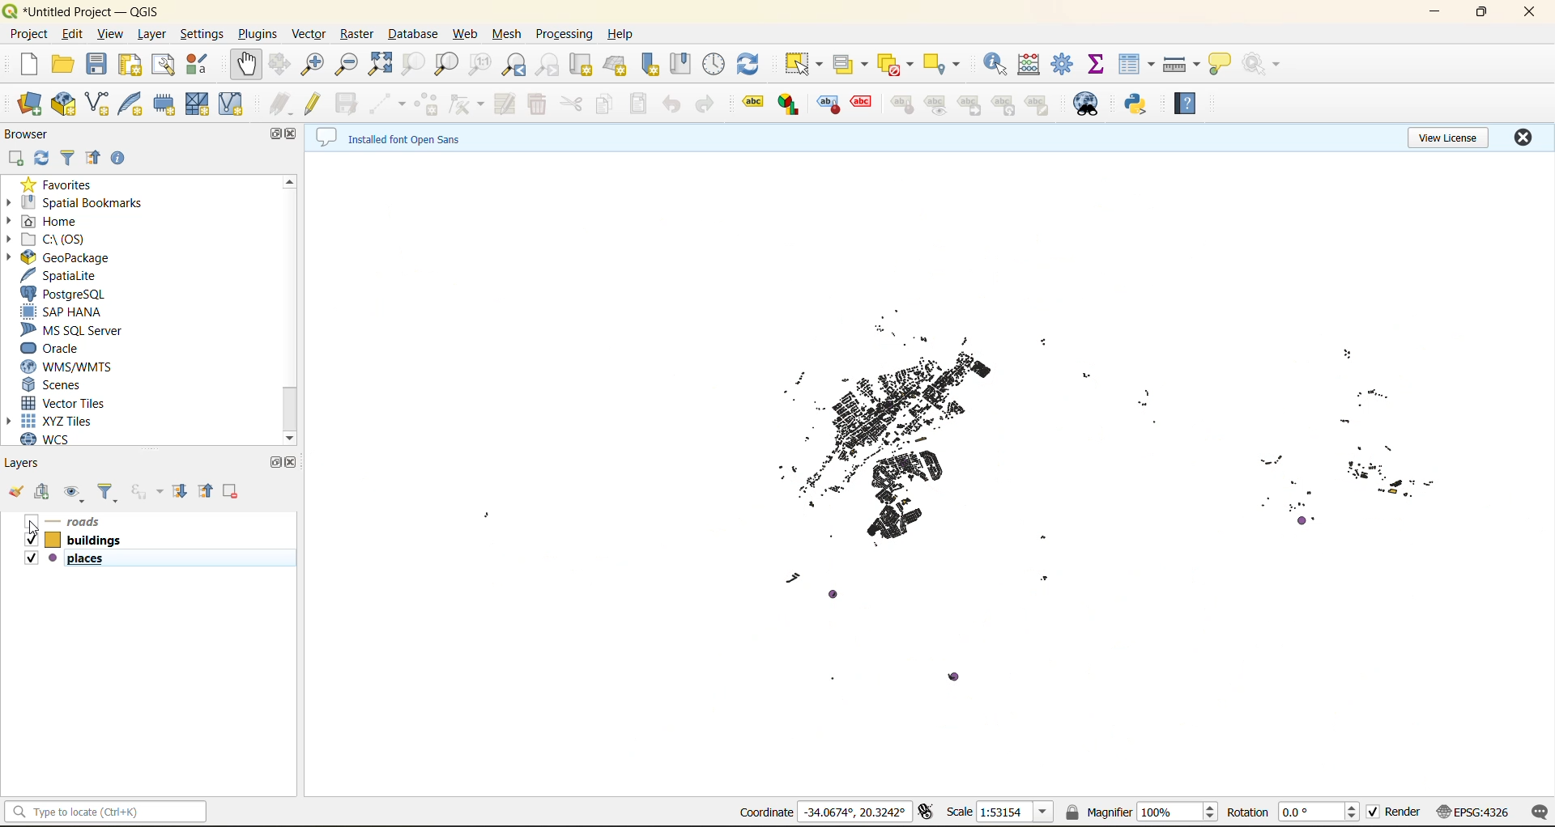 This screenshot has height=827, width=1555. Describe the element at coordinates (61, 240) in the screenshot. I see `c\:os` at that location.